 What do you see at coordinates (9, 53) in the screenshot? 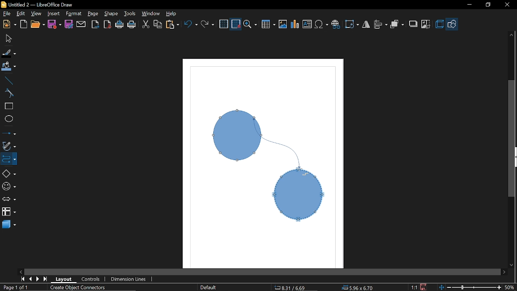
I see `Fill line` at bounding box center [9, 53].